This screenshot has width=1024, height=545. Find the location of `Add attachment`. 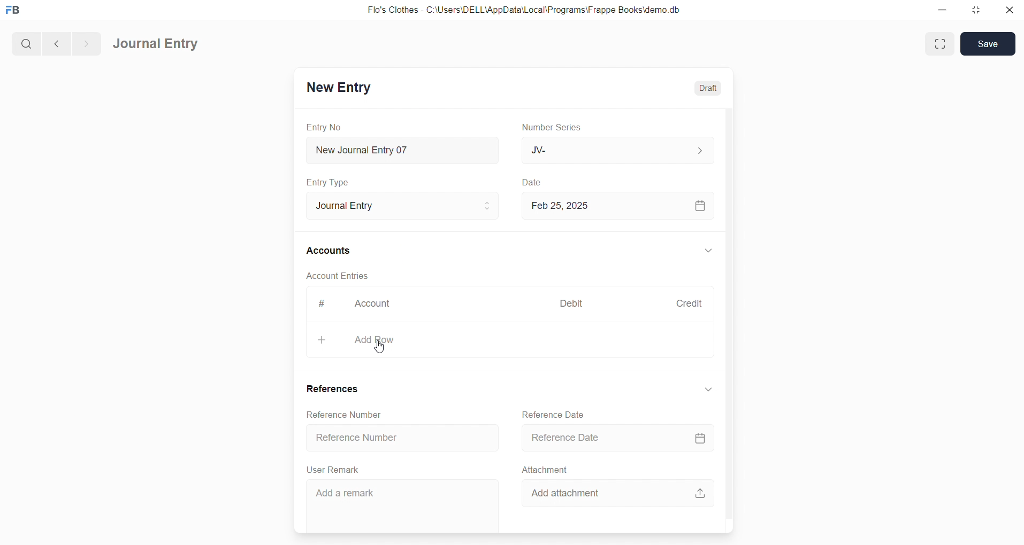

Add attachment is located at coordinates (617, 493).